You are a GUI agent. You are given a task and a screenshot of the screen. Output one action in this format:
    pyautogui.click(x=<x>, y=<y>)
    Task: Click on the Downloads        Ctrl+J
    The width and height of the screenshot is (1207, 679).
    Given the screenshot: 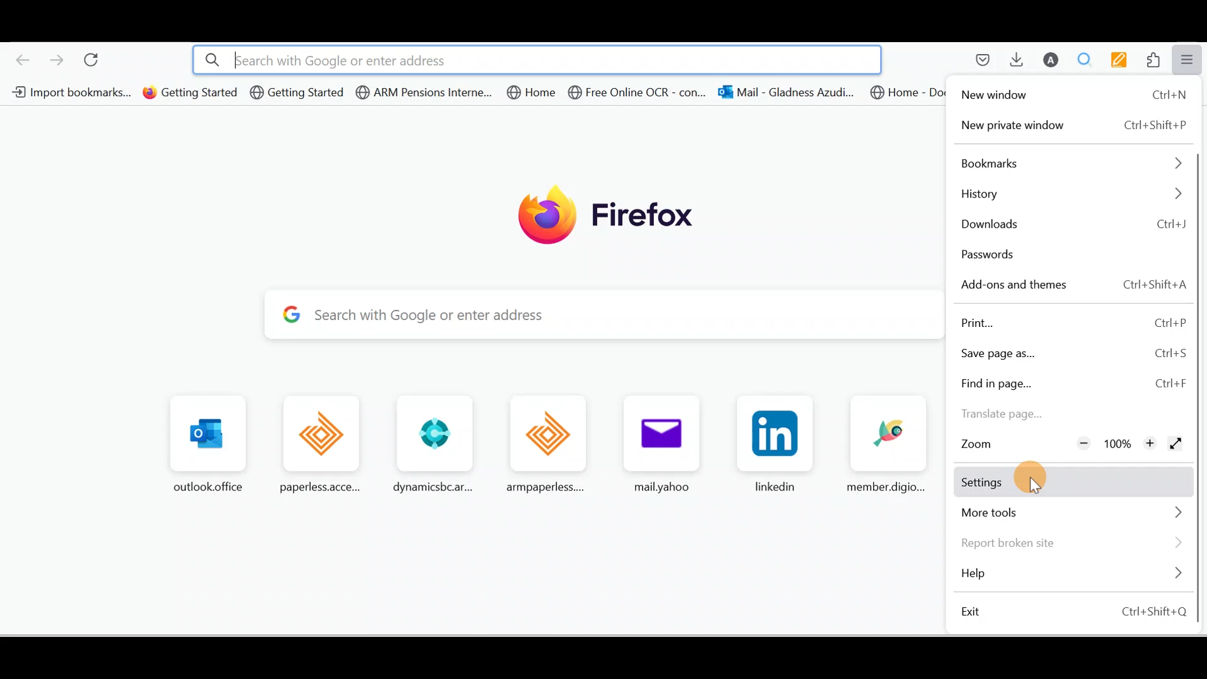 What is the action you would take?
    pyautogui.click(x=1070, y=225)
    